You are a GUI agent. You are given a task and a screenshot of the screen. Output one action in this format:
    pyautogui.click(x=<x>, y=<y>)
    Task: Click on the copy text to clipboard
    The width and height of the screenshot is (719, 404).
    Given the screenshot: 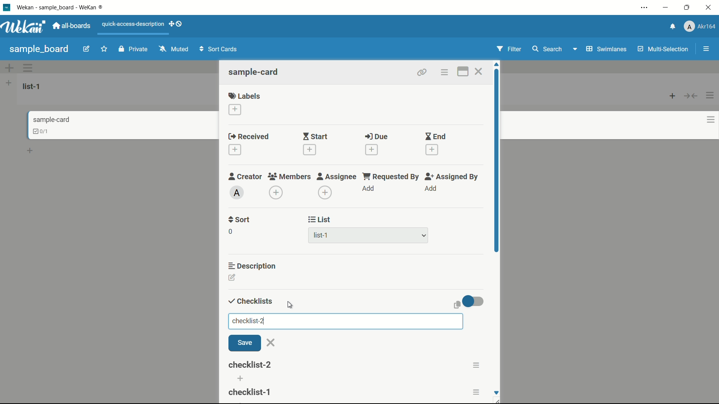 What is the action you would take?
    pyautogui.click(x=456, y=304)
    